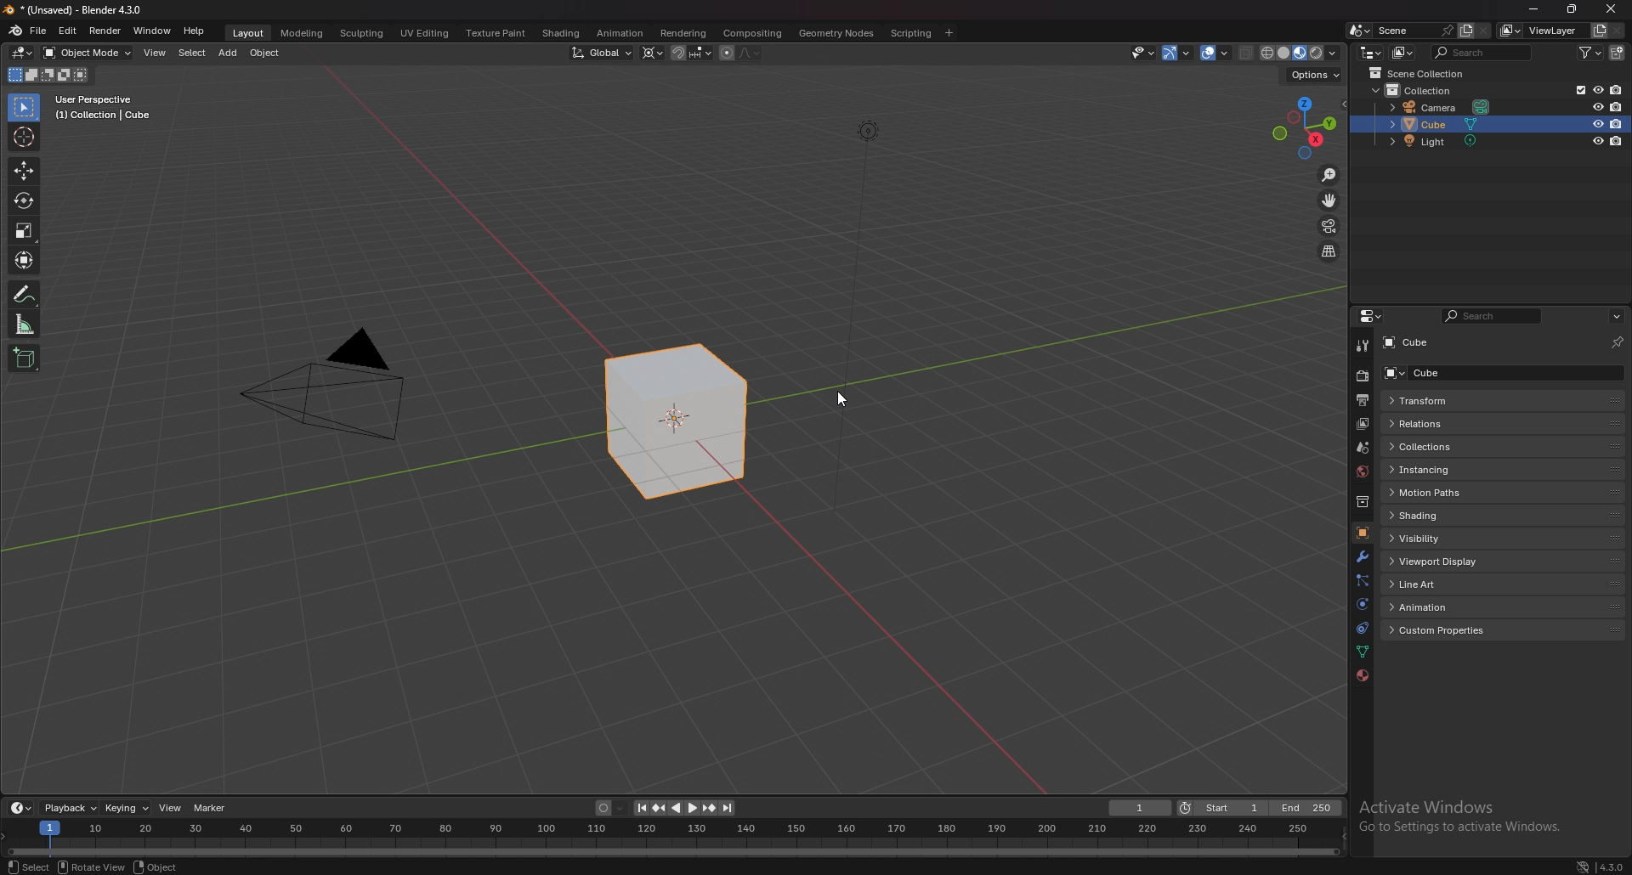 This screenshot has height=875, width=1632. Describe the element at coordinates (1613, 6) in the screenshot. I see `close` at that location.